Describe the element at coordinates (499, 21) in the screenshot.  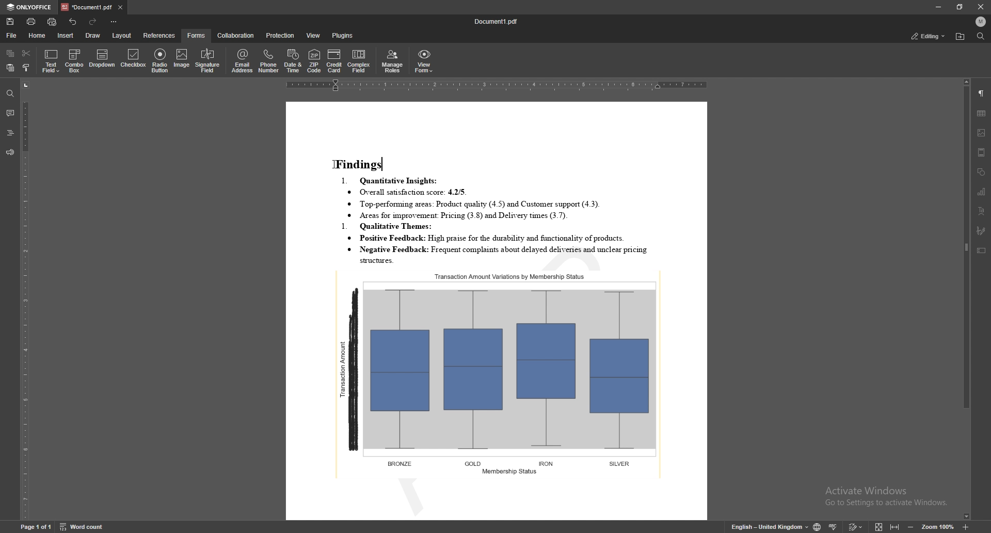
I see `file name` at that location.